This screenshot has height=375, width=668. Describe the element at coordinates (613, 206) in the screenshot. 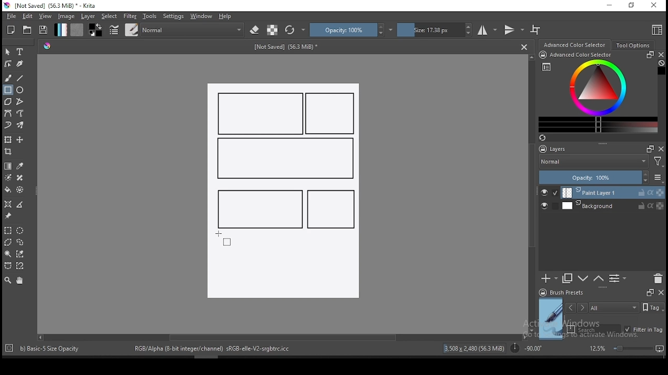

I see `layer` at that location.